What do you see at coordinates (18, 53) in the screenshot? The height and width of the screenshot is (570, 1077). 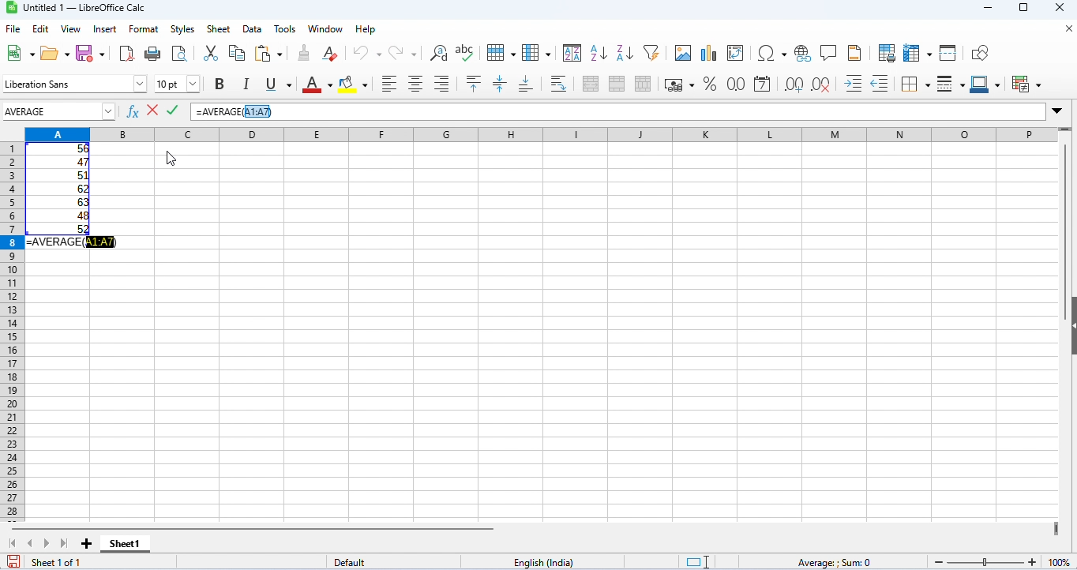 I see `new` at bounding box center [18, 53].